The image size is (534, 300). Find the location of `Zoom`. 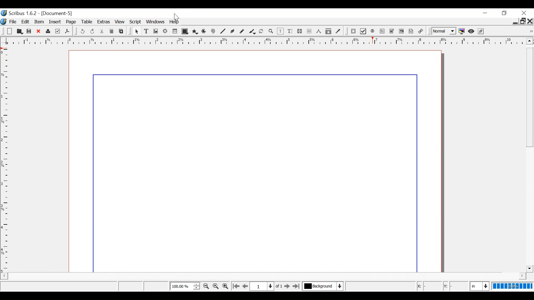

Zoom is located at coordinates (185, 286).